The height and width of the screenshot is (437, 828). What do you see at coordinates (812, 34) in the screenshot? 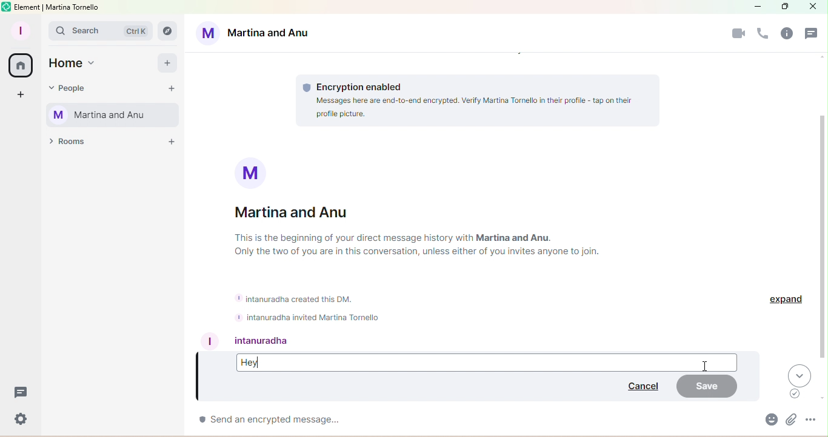
I see `Threads` at bounding box center [812, 34].